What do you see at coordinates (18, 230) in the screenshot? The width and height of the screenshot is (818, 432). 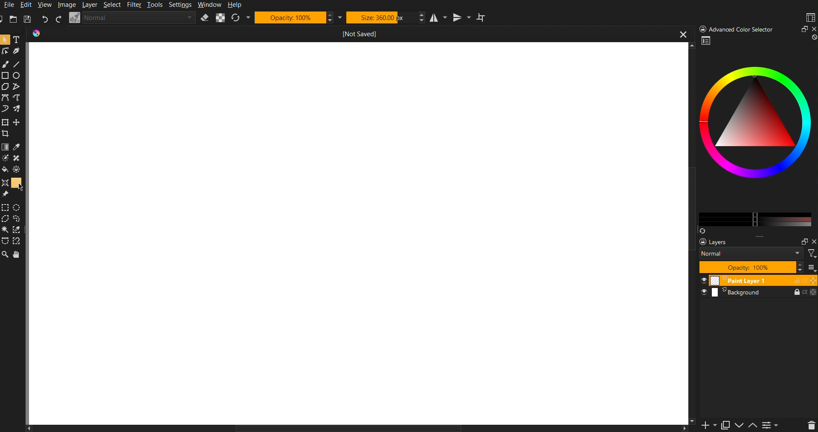 I see `Picker Marquee` at bounding box center [18, 230].